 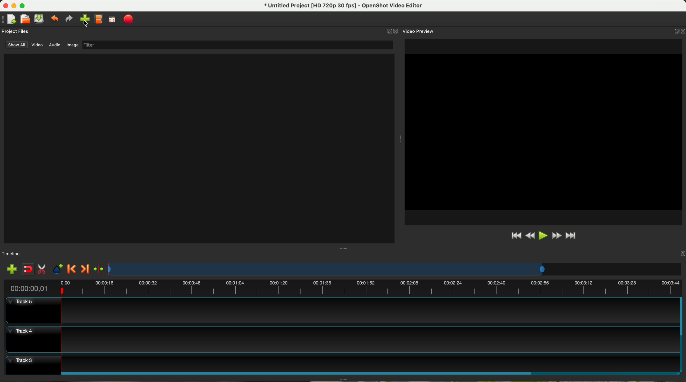 What do you see at coordinates (14, 6) in the screenshot?
I see `minimize program` at bounding box center [14, 6].